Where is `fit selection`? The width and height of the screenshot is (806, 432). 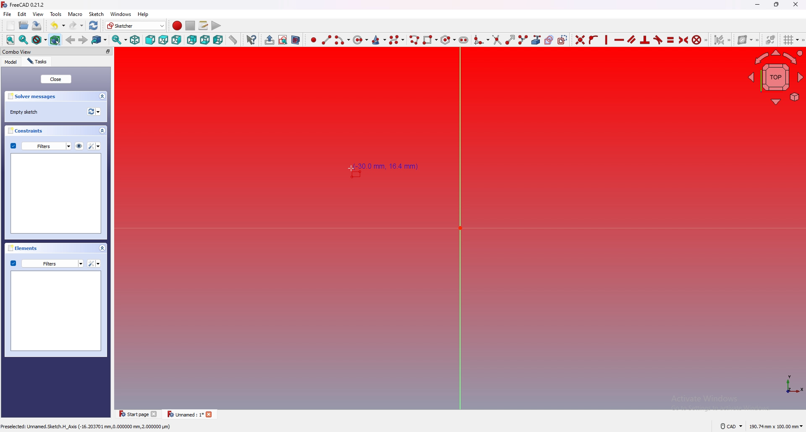 fit selection is located at coordinates (24, 40).